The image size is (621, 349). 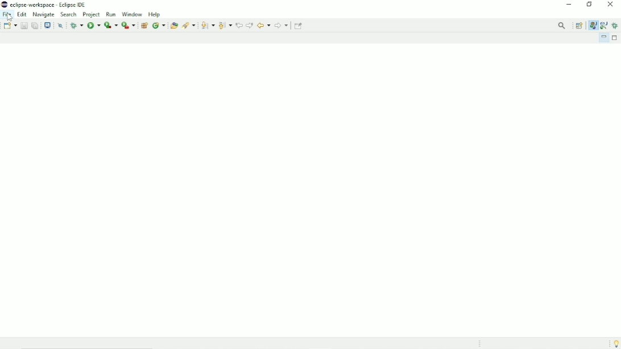 I want to click on Debug, so click(x=616, y=26).